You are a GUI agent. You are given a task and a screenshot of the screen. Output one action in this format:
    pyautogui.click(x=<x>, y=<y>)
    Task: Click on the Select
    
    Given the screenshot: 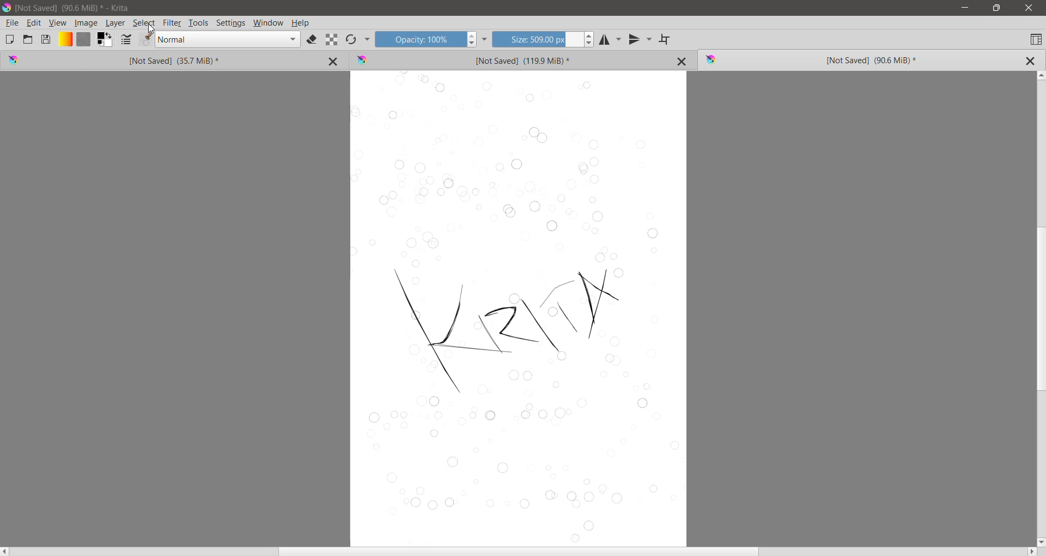 What is the action you would take?
    pyautogui.click(x=144, y=23)
    